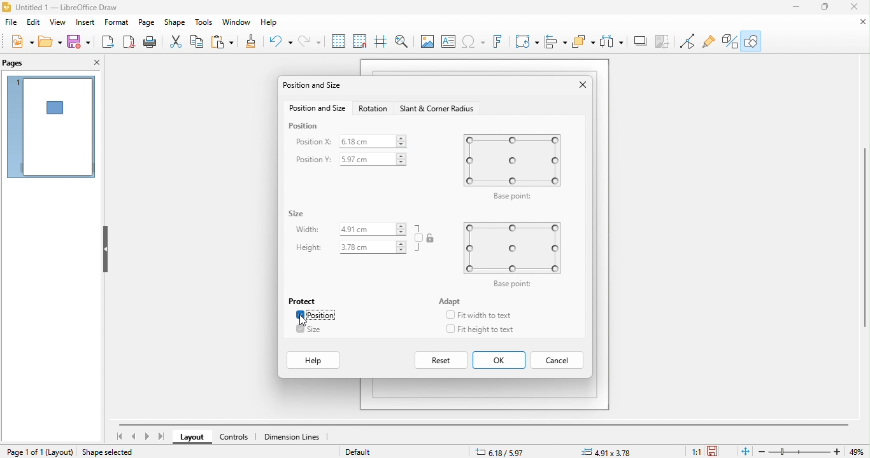  What do you see at coordinates (175, 24) in the screenshot?
I see `shape` at bounding box center [175, 24].